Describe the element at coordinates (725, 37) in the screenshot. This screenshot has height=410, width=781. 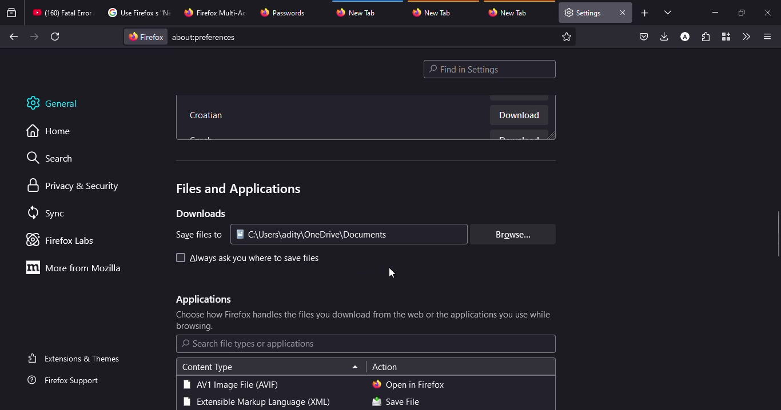
I see `container` at that location.